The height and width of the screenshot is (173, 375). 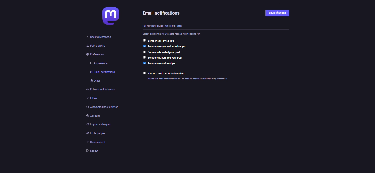 I want to click on click to enable, so click(x=144, y=52).